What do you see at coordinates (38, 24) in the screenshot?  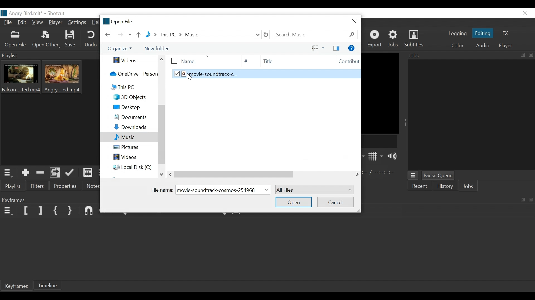 I see `View` at bounding box center [38, 24].